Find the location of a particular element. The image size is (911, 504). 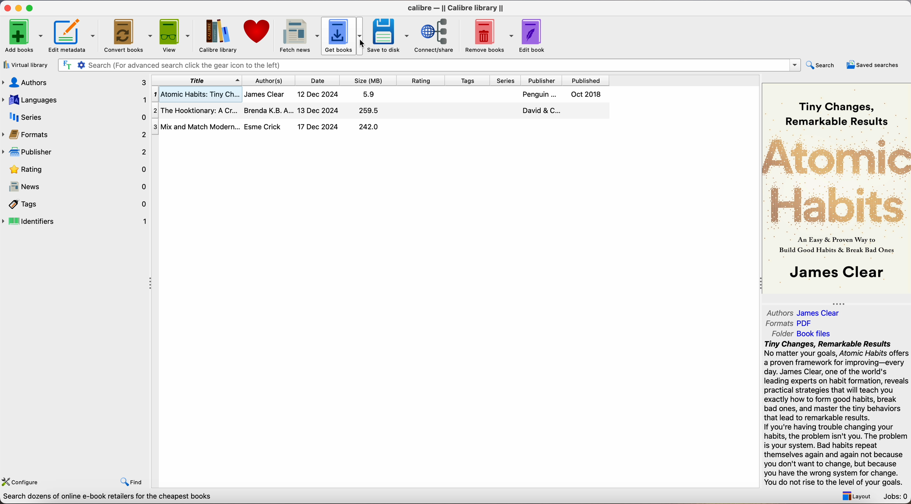

Jobs: 0 is located at coordinates (896, 497).